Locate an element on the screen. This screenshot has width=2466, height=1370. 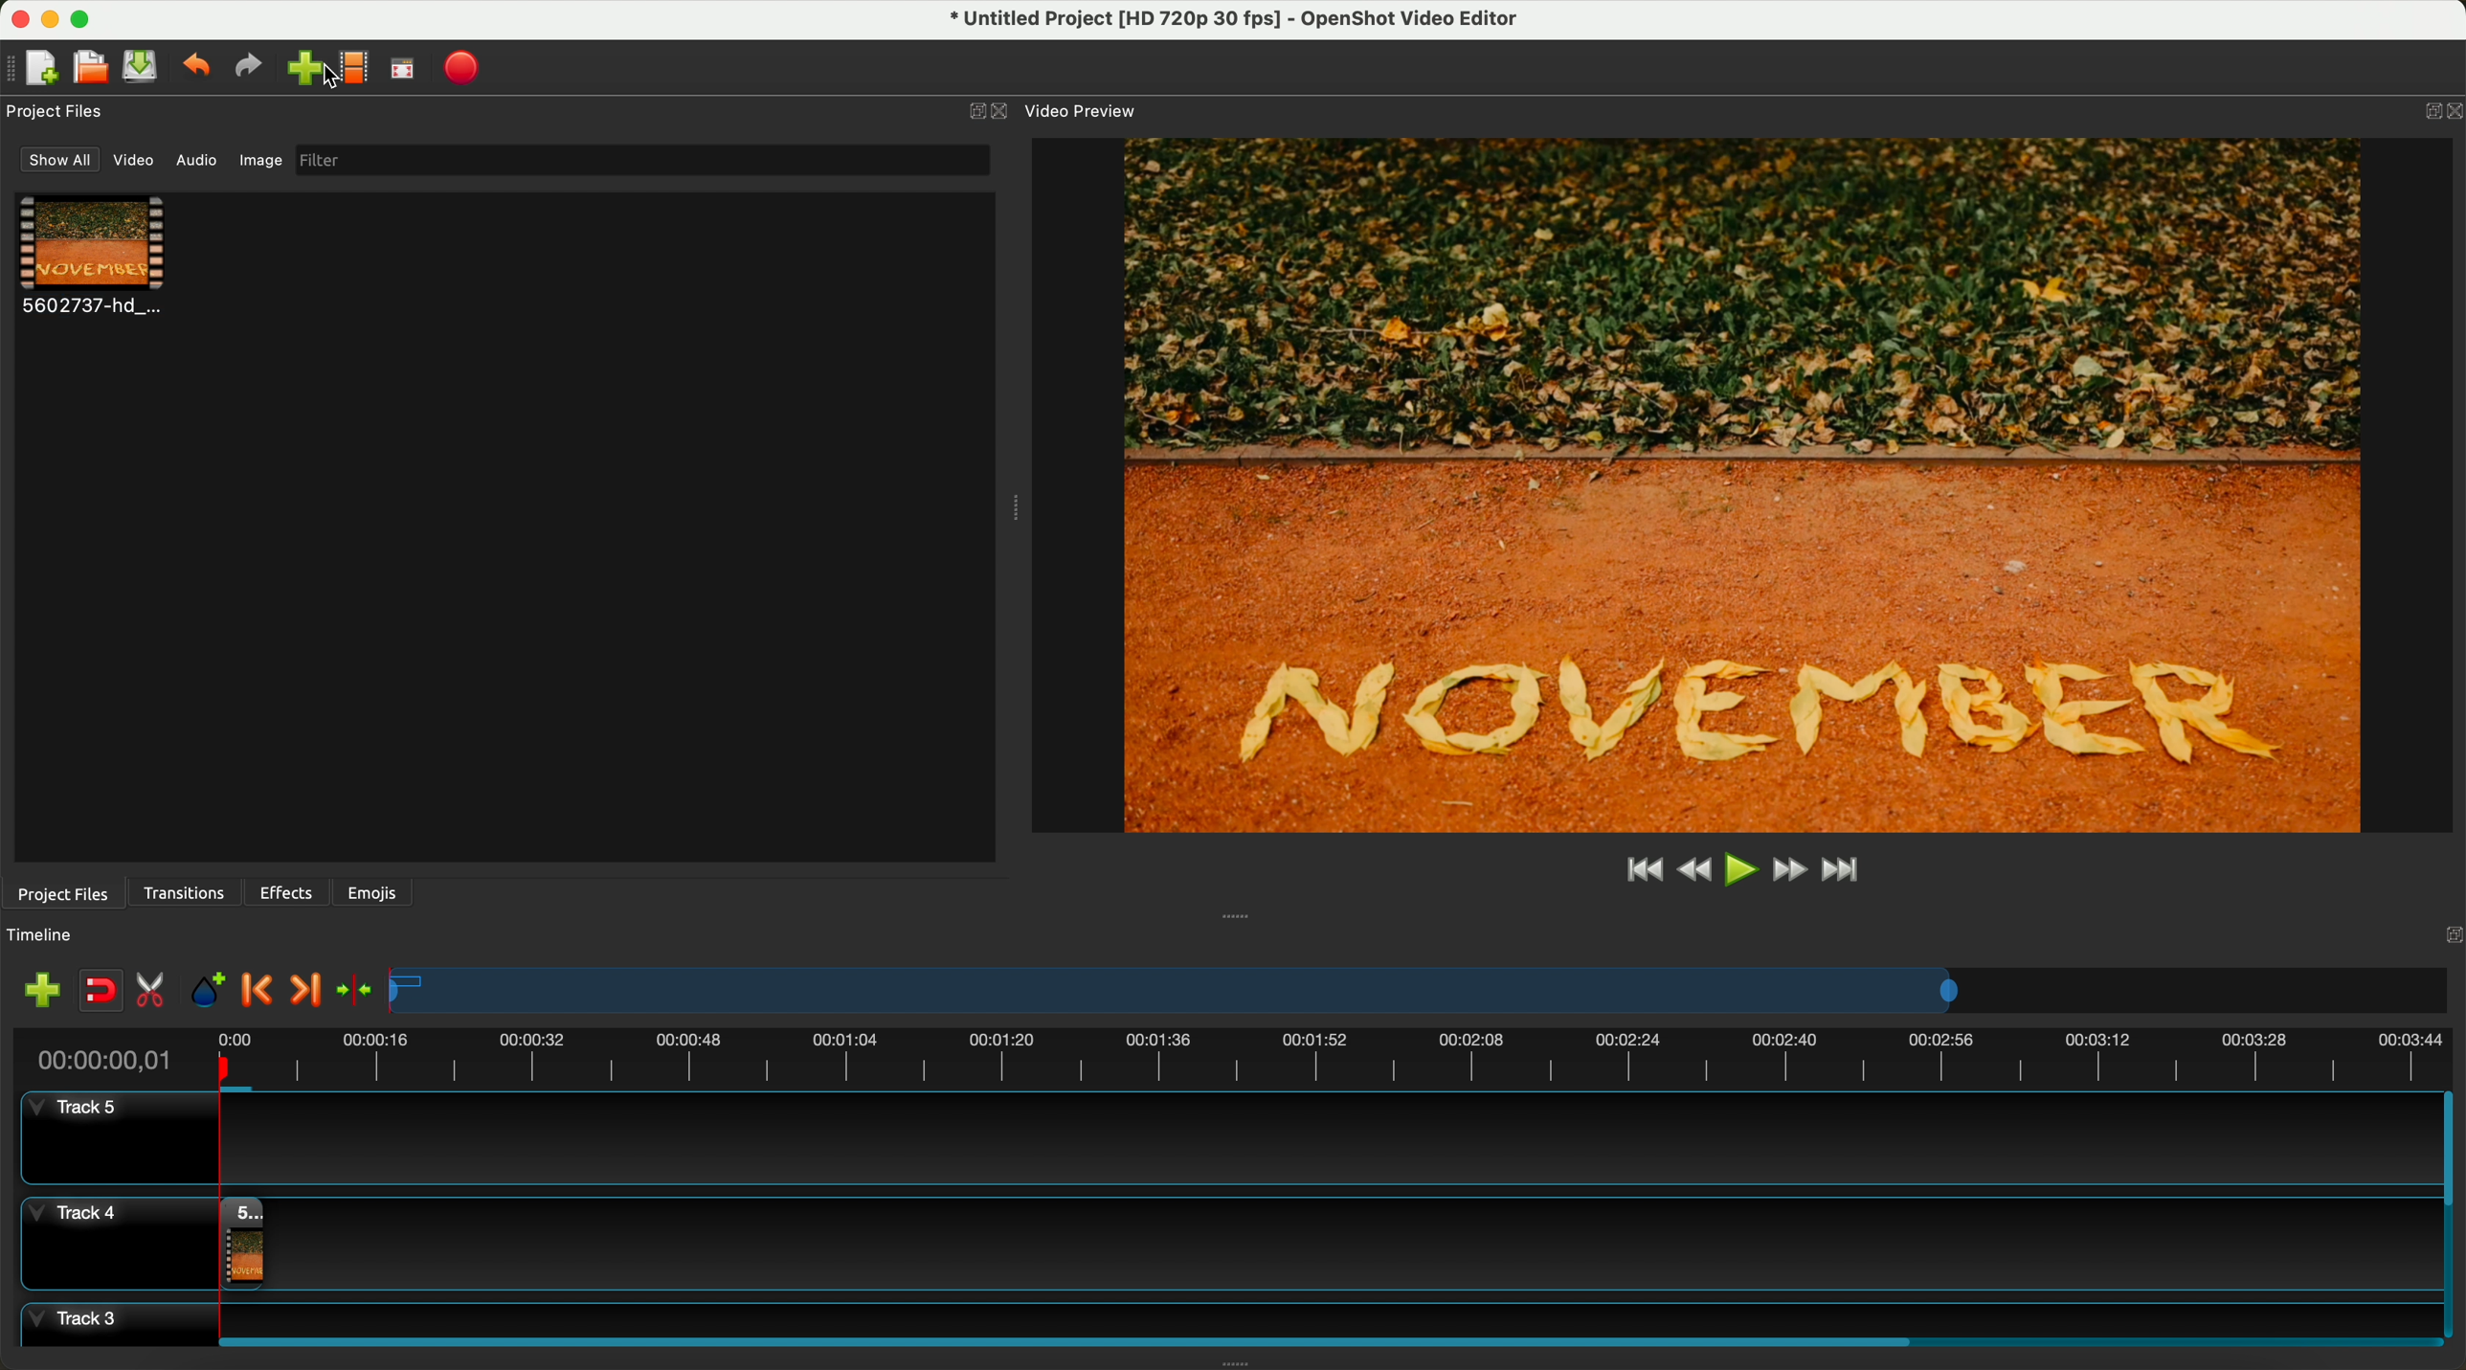
Window Expanding is located at coordinates (1015, 507).